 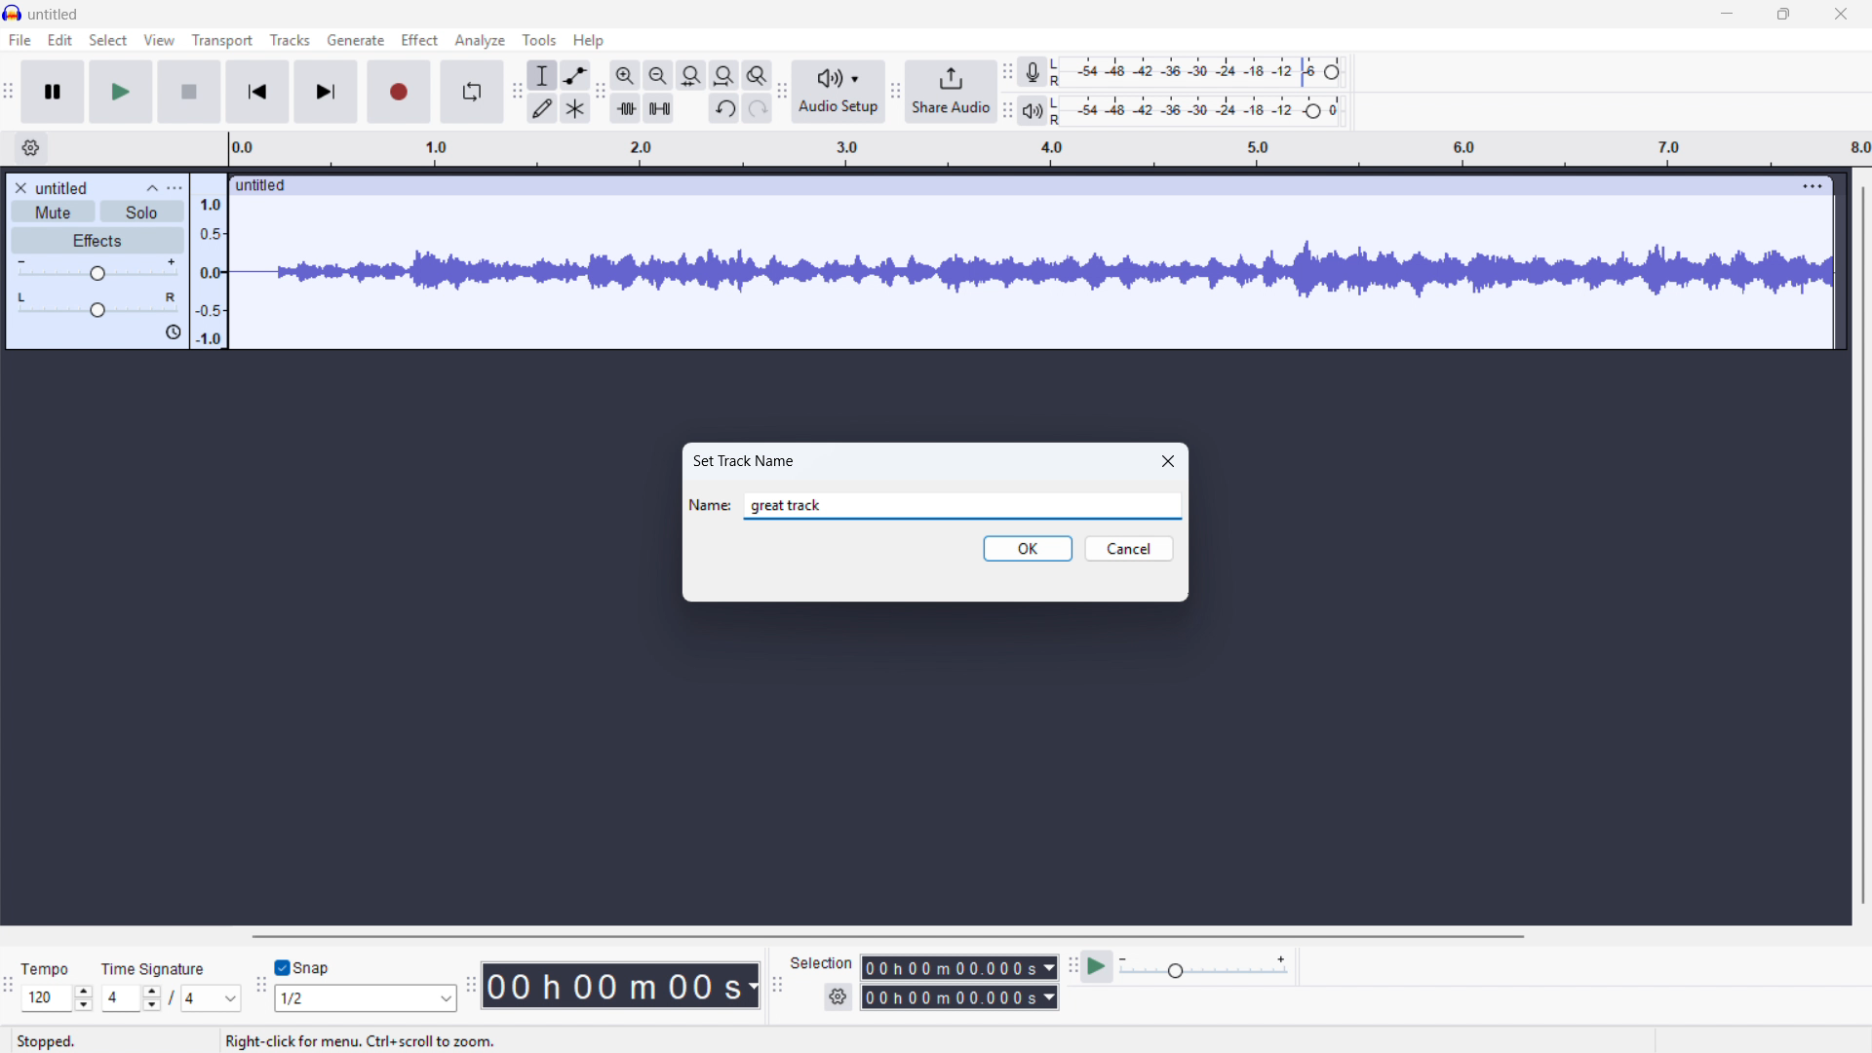 I want to click on Track control panel menu , so click(x=175, y=187).